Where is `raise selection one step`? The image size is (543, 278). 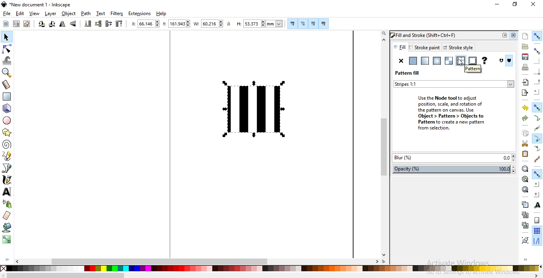
raise selection one step is located at coordinates (109, 24).